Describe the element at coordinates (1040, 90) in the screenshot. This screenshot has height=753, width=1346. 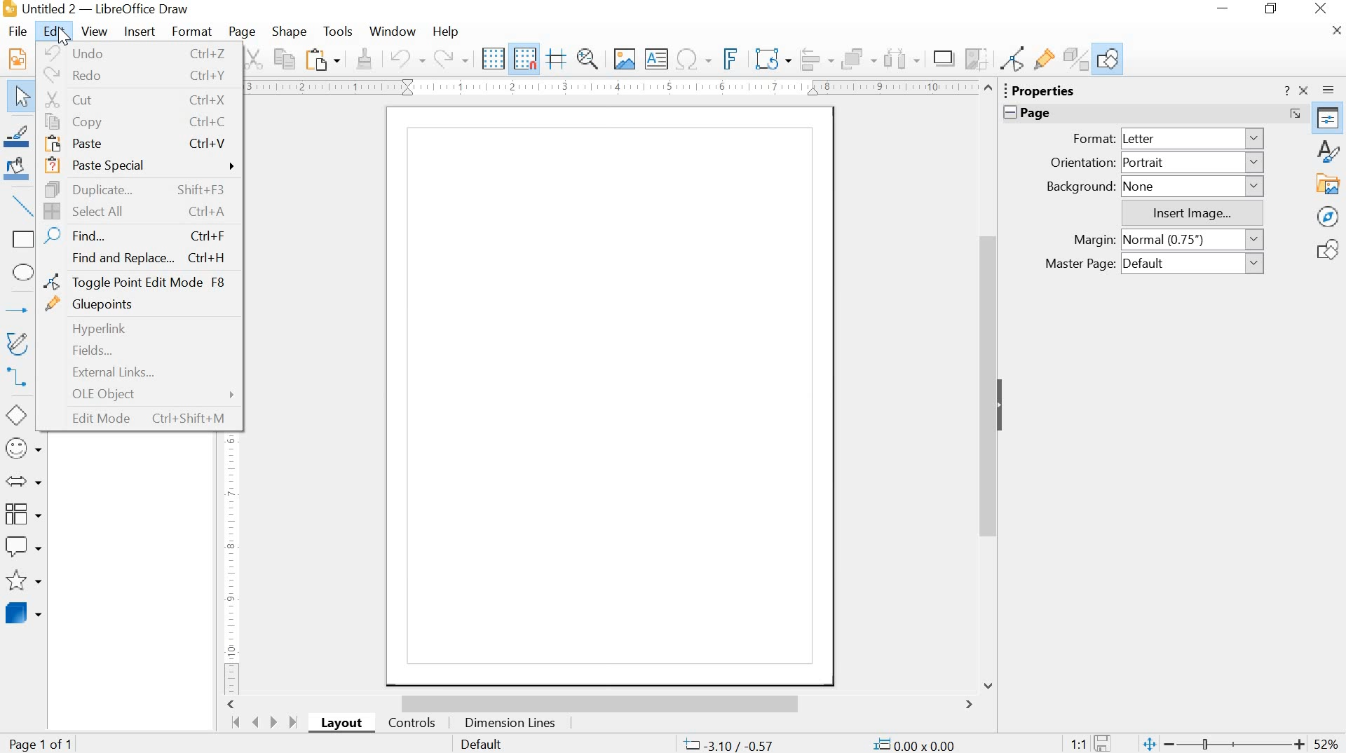
I see `Properties` at that location.